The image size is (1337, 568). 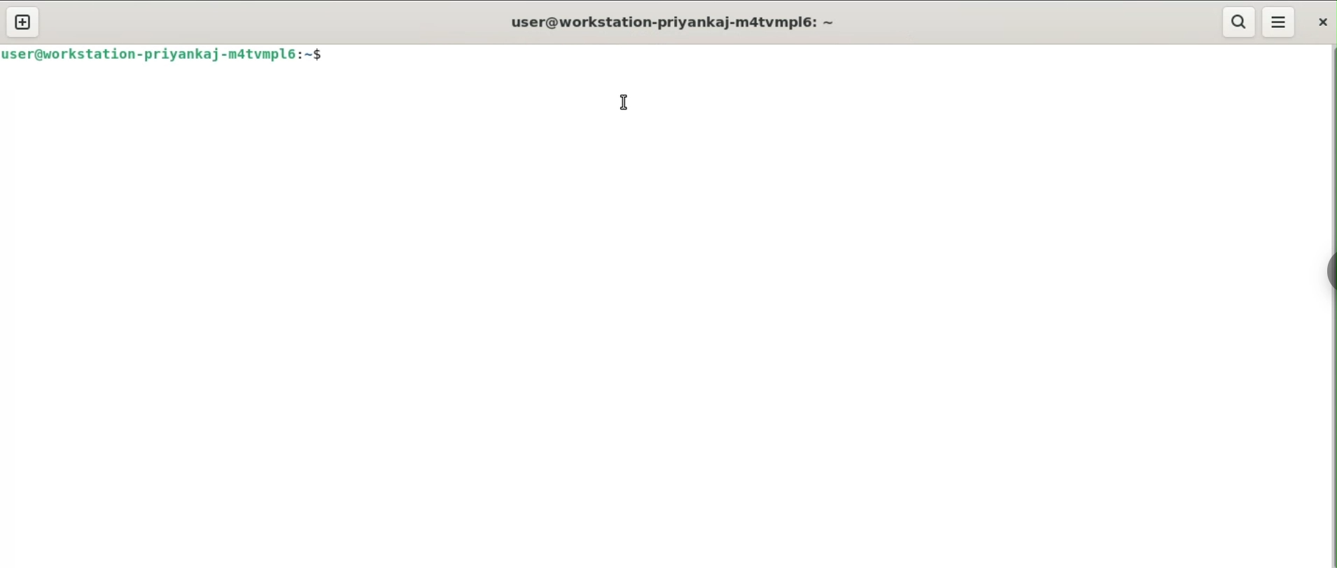 What do you see at coordinates (169, 55) in the screenshot?
I see `user@workstation-priyankaj-m4tvmpl6: ~$` at bounding box center [169, 55].